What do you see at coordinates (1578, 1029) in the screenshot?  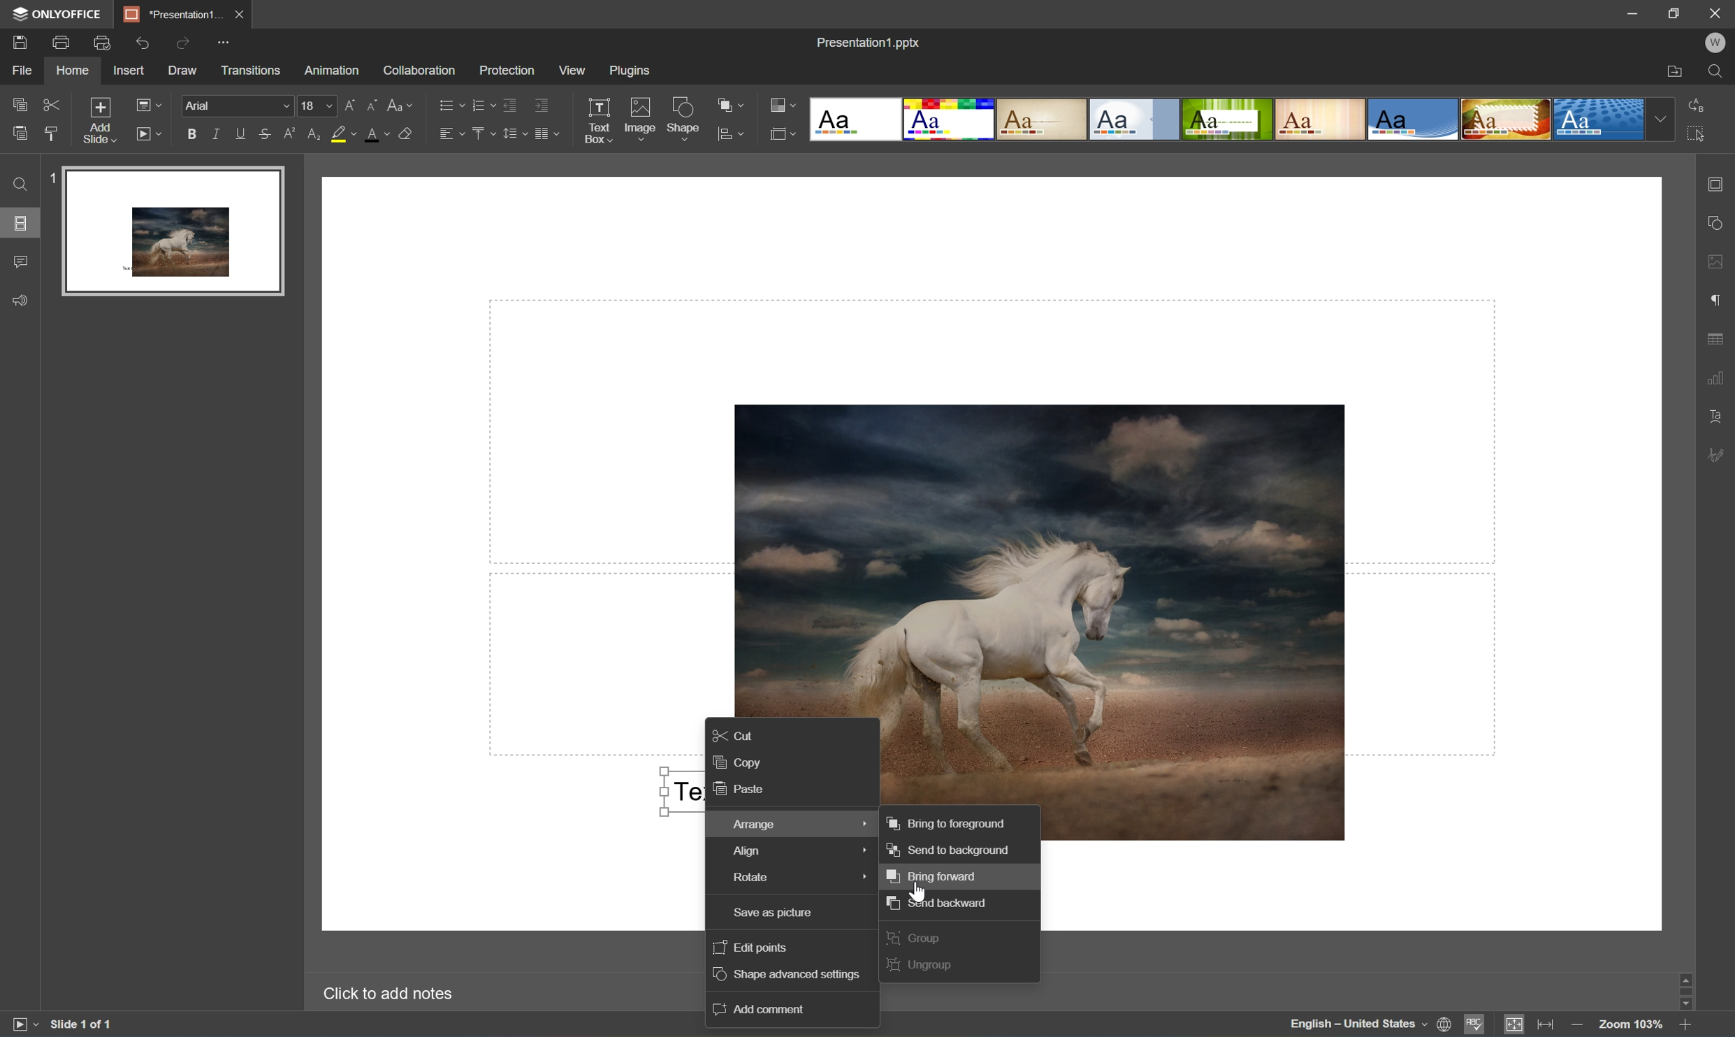 I see `Zoom out` at bounding box center [1578, 1029].